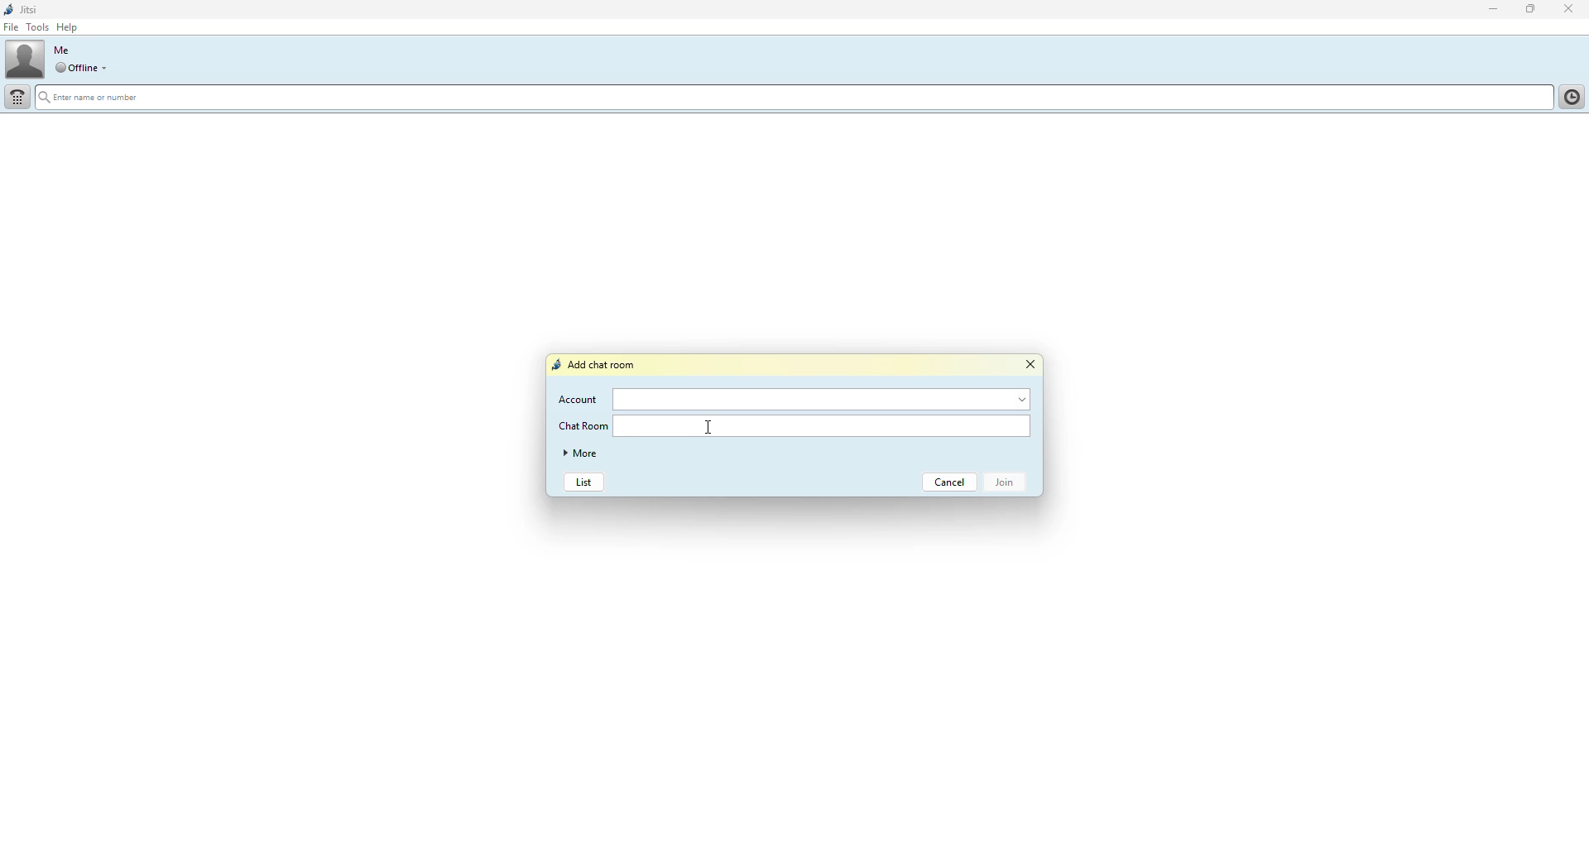  Describe the element at coordinates (26, 59) in the screenshot. I see `profile` at that location.